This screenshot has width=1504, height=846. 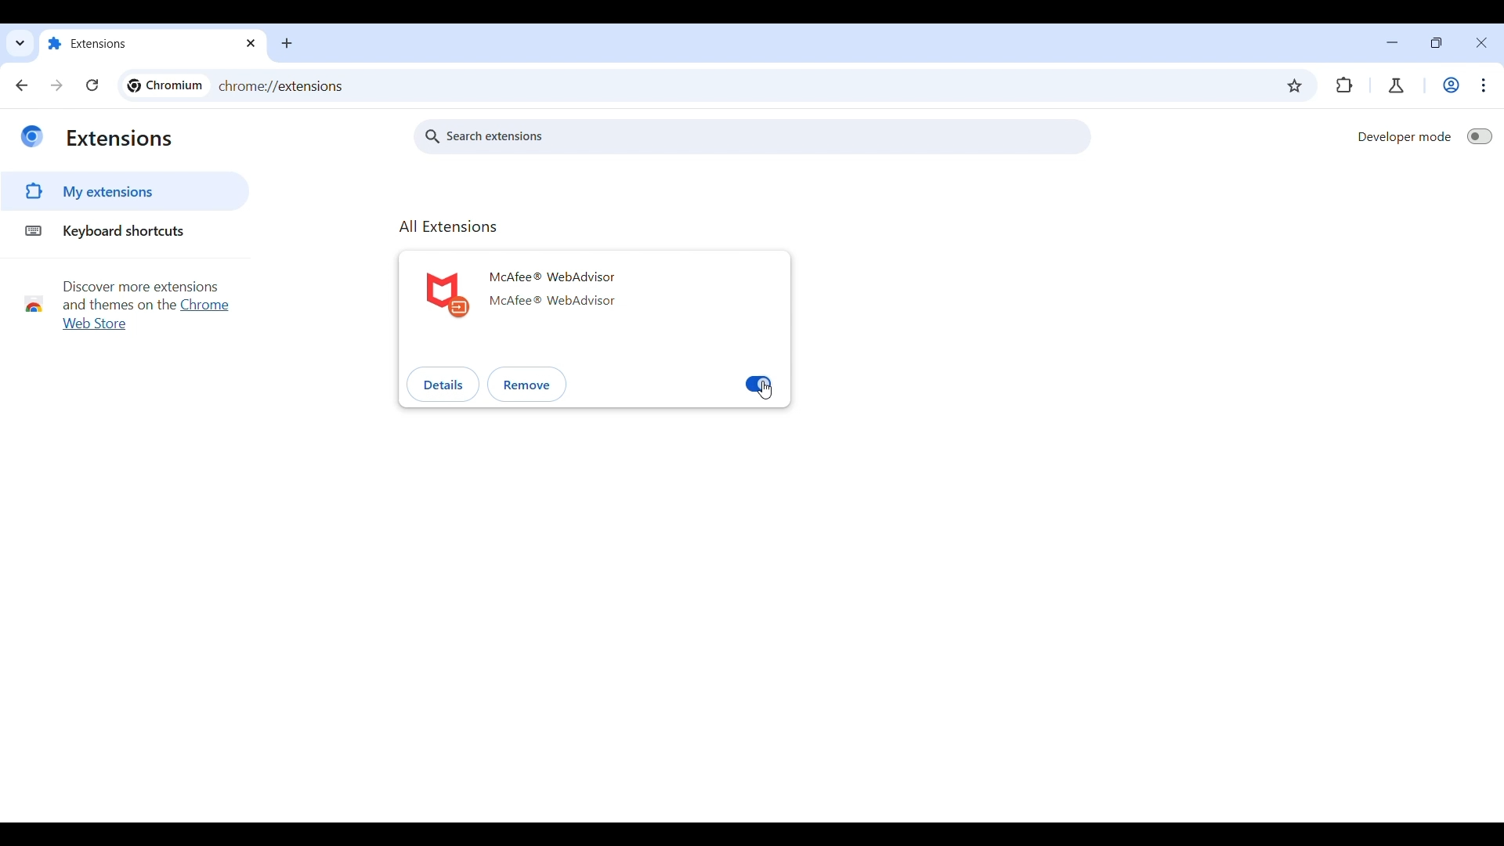 What do you see at coordinates (765, 389) in the screenshot?
I see `Cursor position unchanged` at bounding box center [765, 389].